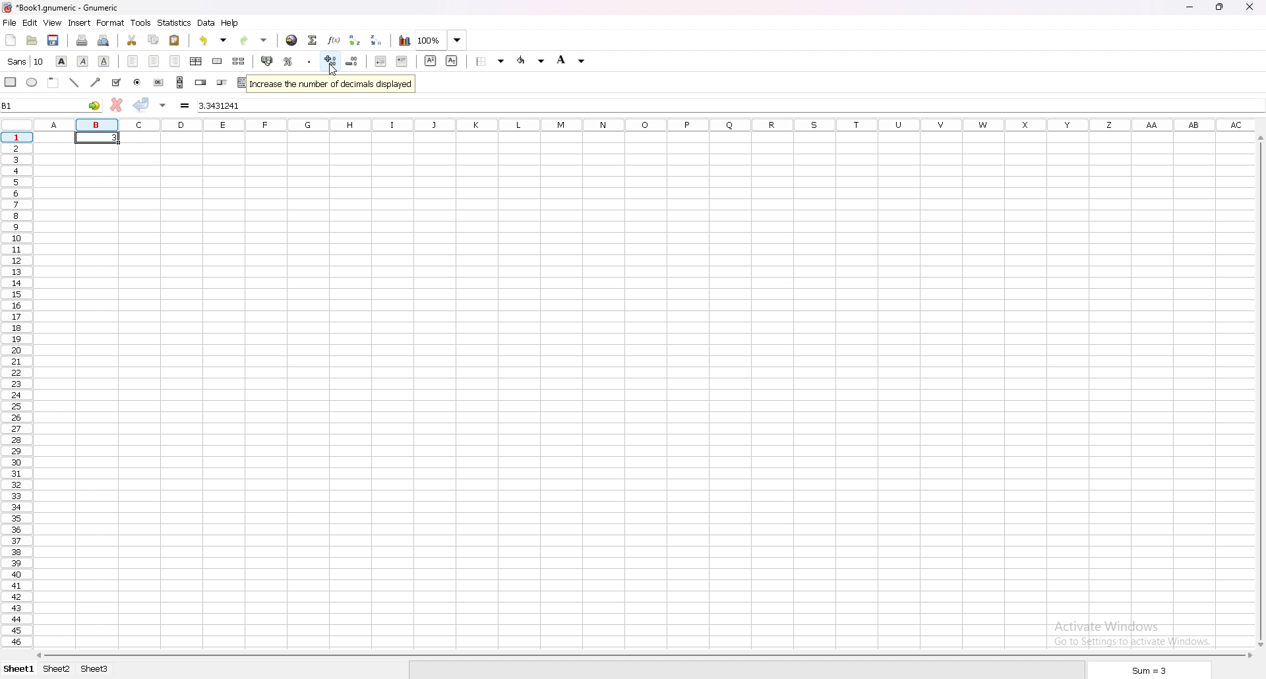 The width and height of the screenshot is (1266, 679). Describe the element at coordinates (571, 61) in the screenshot. I see `background` at that location.